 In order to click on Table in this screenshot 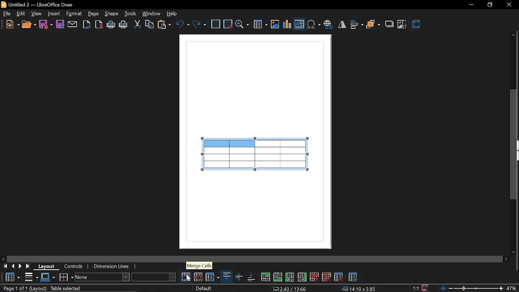, I will do `click(12, 277)`.